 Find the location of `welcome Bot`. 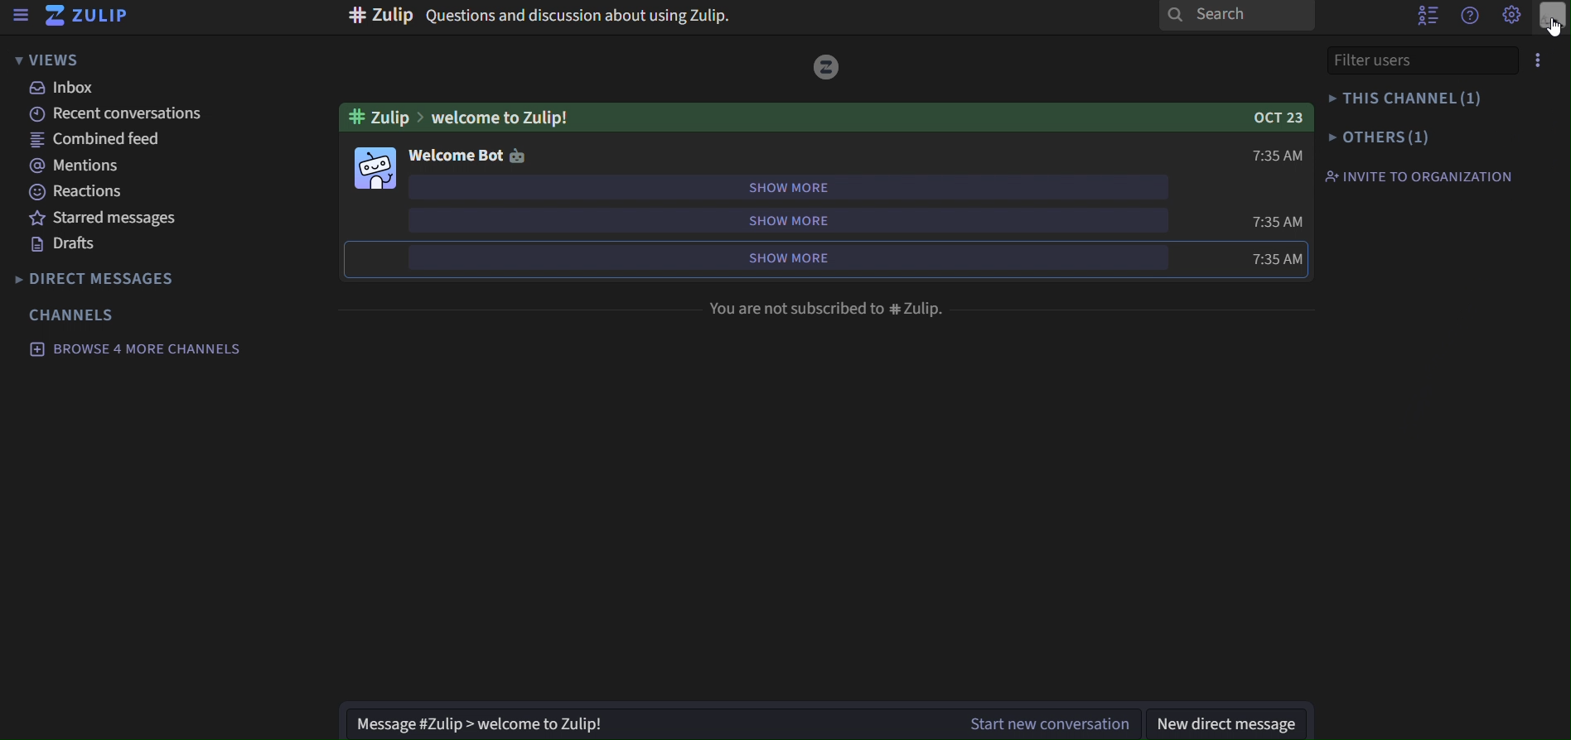

welcome Bot is located at coordinates (456, 156).